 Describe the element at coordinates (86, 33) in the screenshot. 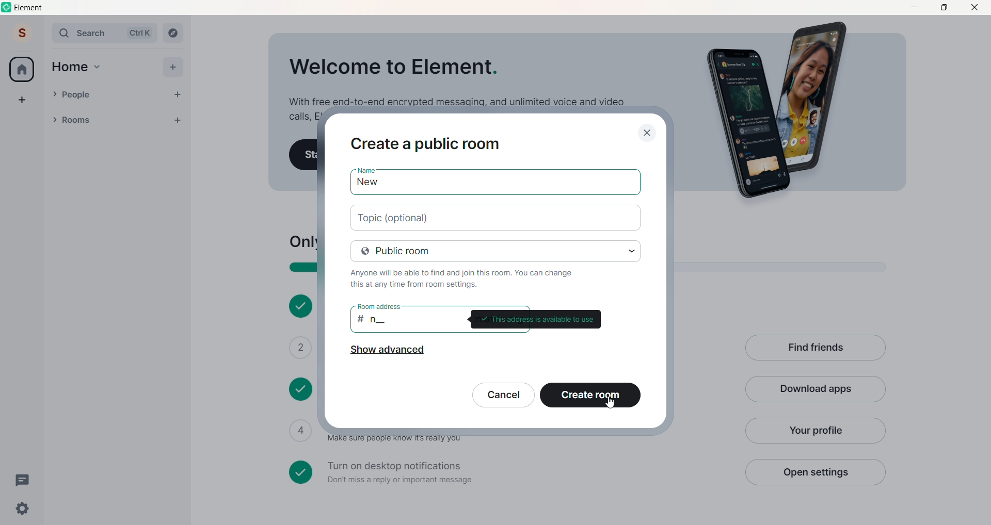

I see `Search Bar` at that location.